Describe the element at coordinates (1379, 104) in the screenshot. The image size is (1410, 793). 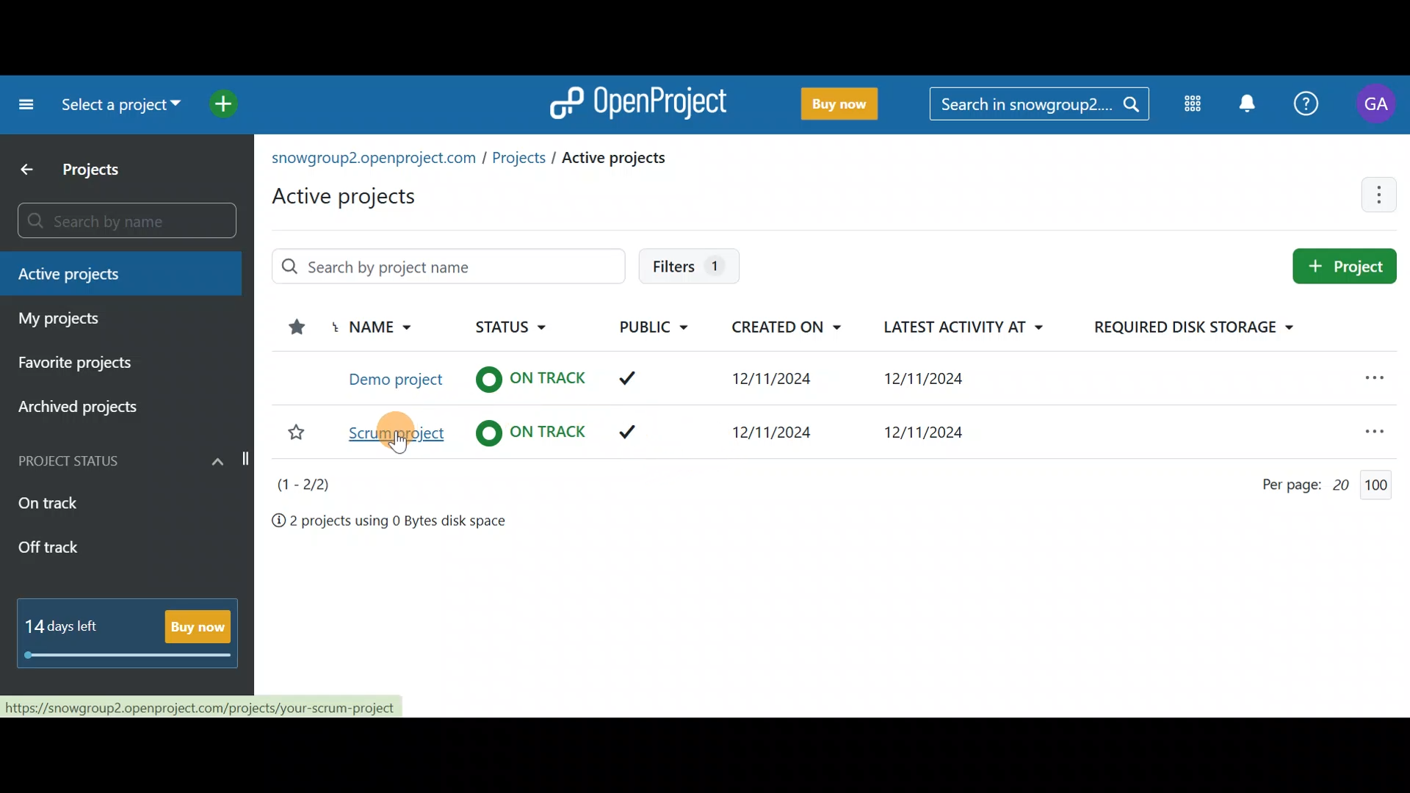
I see `Account name` at that location.